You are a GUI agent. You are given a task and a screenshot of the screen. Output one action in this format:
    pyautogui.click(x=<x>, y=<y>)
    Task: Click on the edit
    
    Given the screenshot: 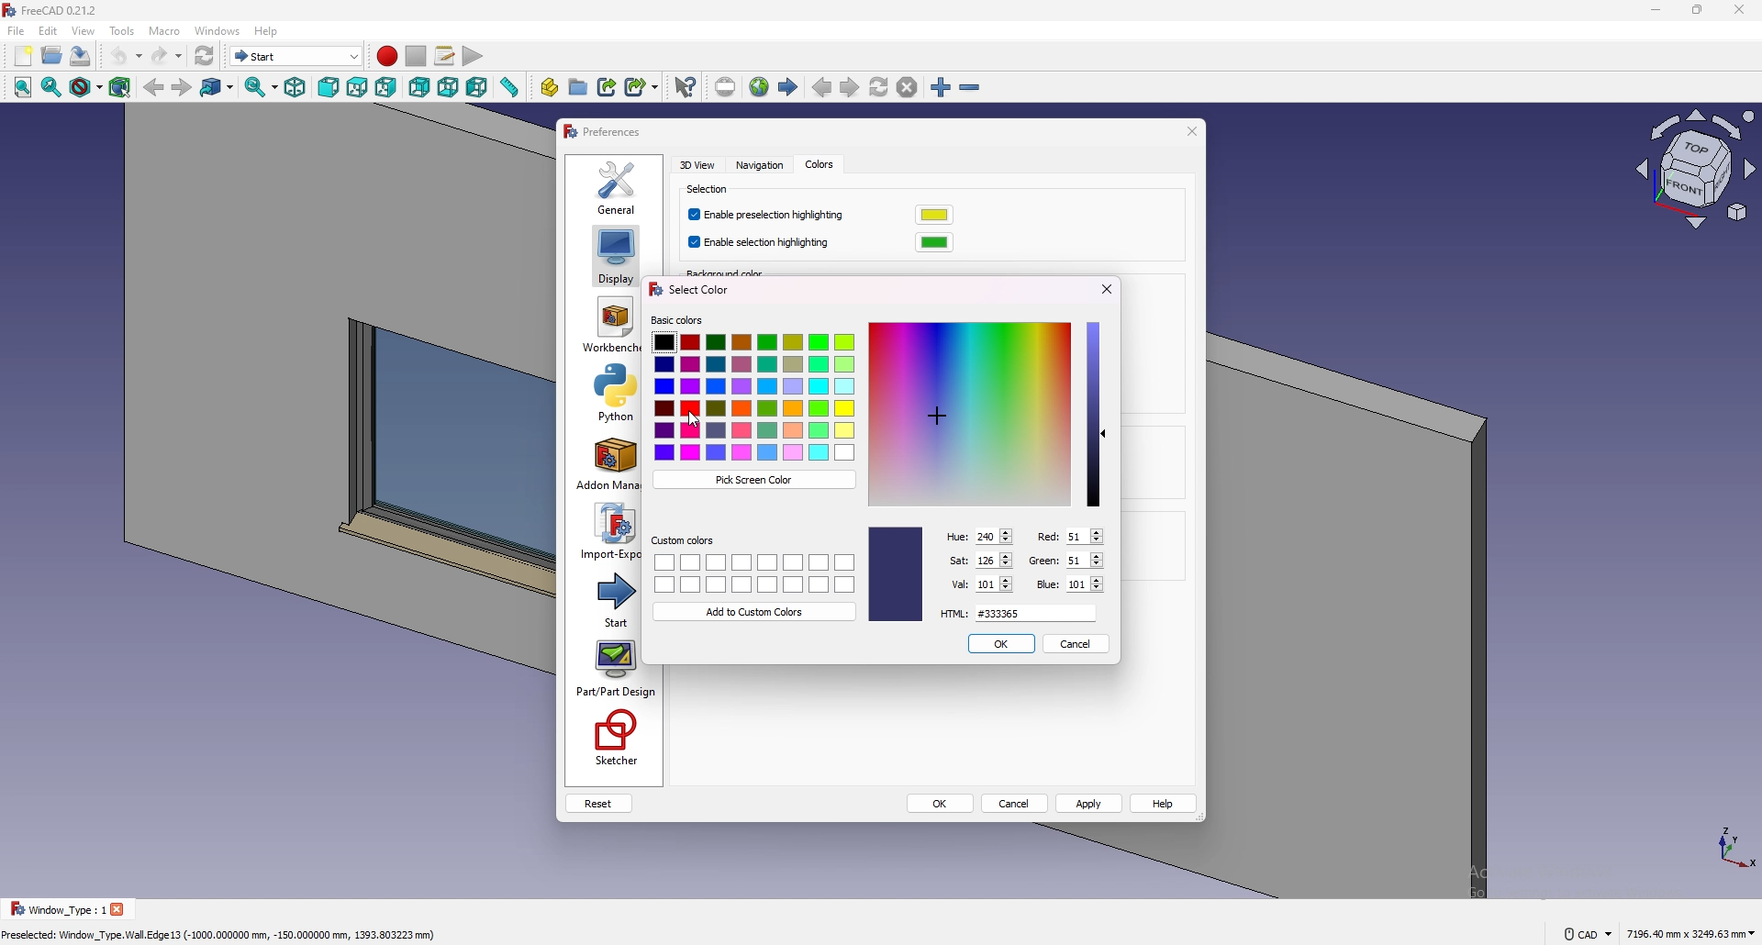 What is the action you would take?
    pyautogui.click(x=49, y=30)
    